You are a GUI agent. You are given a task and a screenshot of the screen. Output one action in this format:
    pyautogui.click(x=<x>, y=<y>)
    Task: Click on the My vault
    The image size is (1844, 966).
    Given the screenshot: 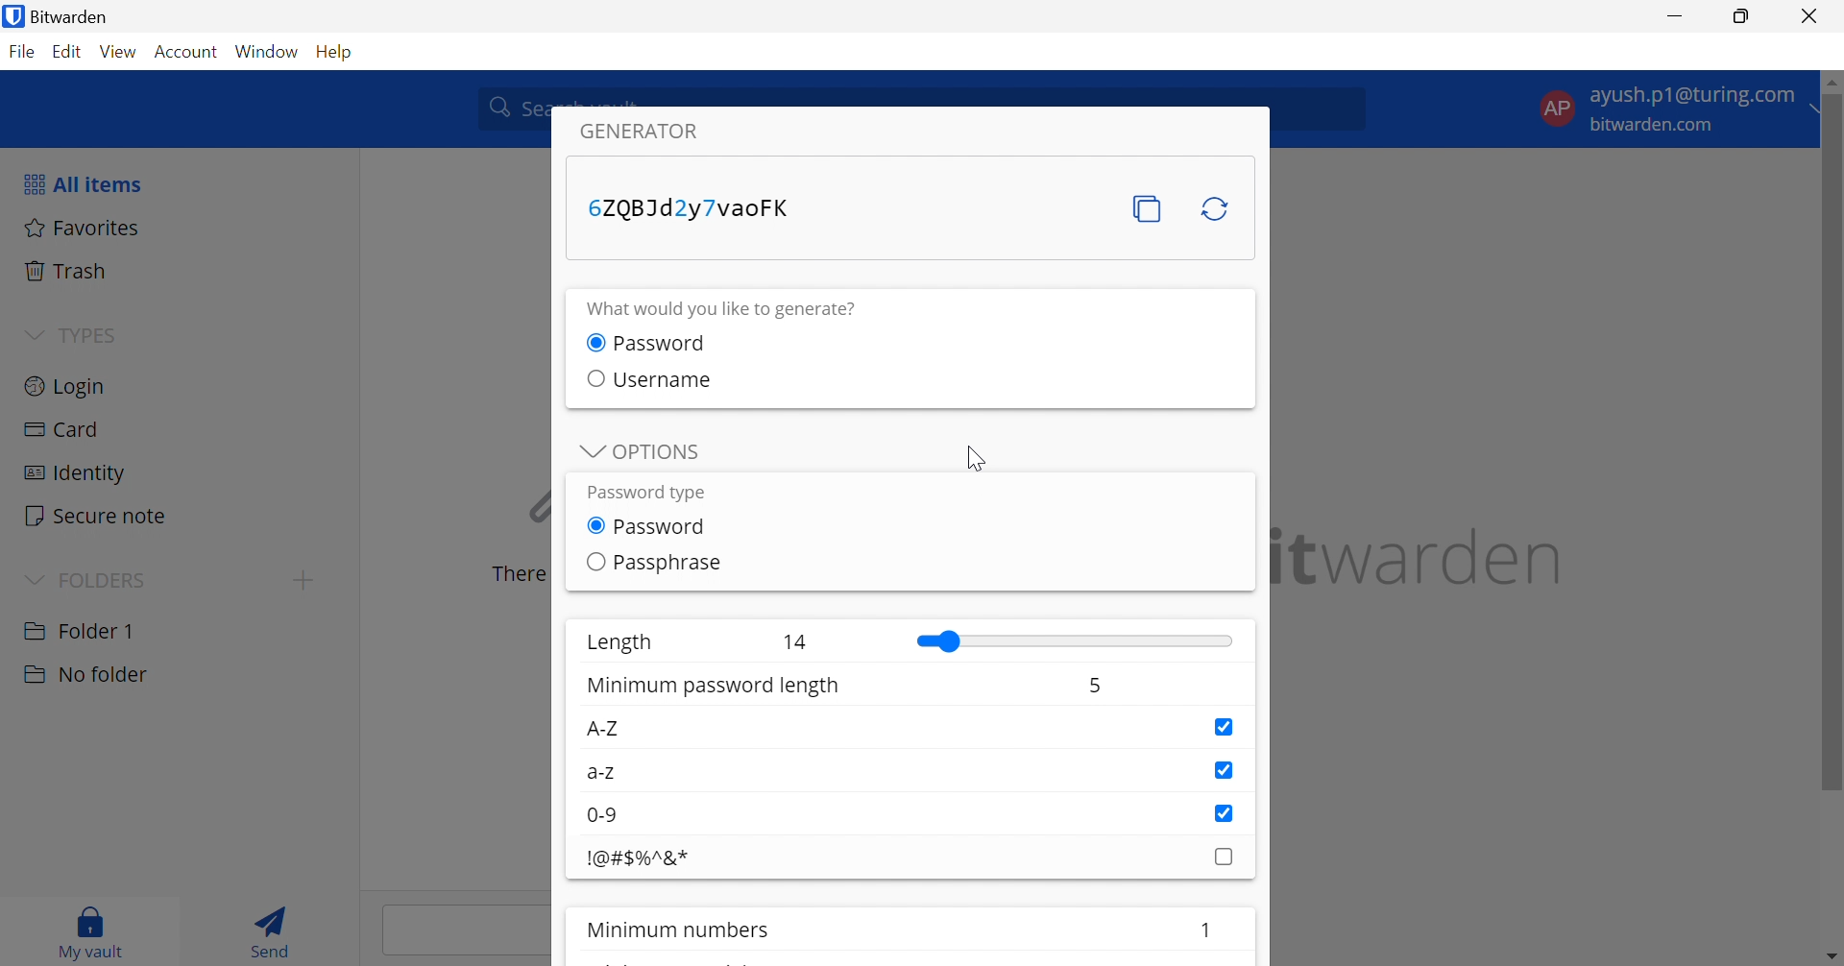 What is the action you would take?
    pyautogui.click(x=97, y=932)
    